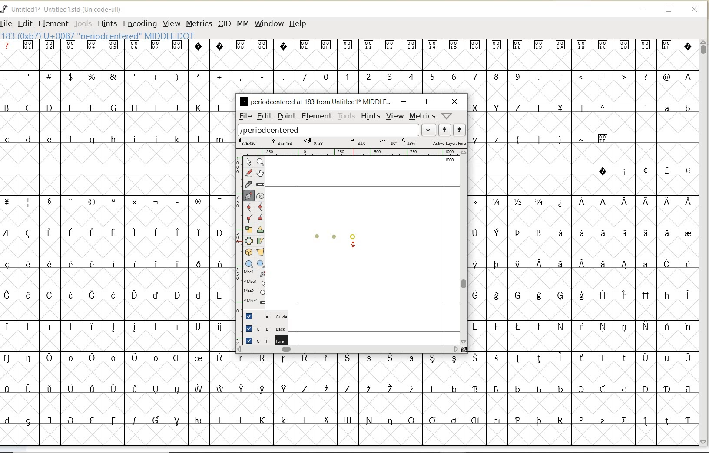  I want to click on restore, so click(429, 101).